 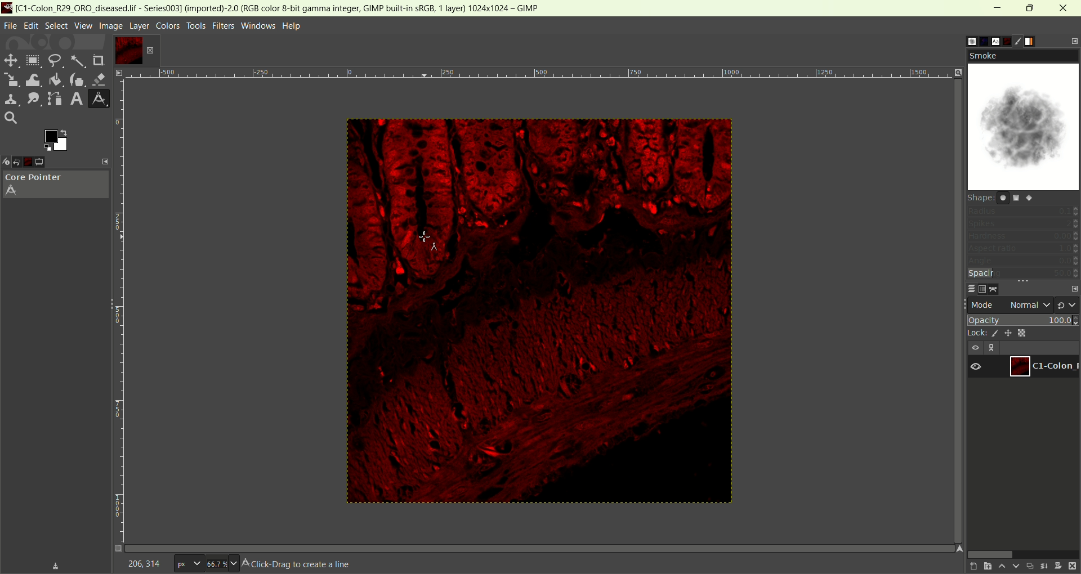 What do you see at coordinates (1030, 566) in the screenshot?
I see `duplicate layer` at bounding box center [1030, 566].